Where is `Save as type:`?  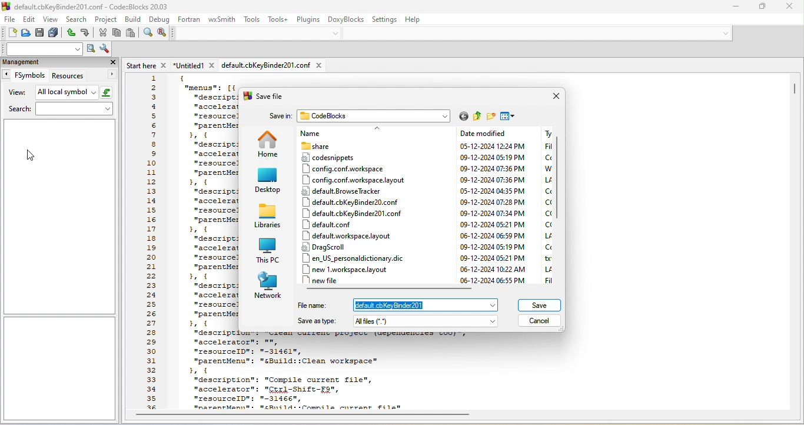 Save as type: is located at coordinates (317, 322).